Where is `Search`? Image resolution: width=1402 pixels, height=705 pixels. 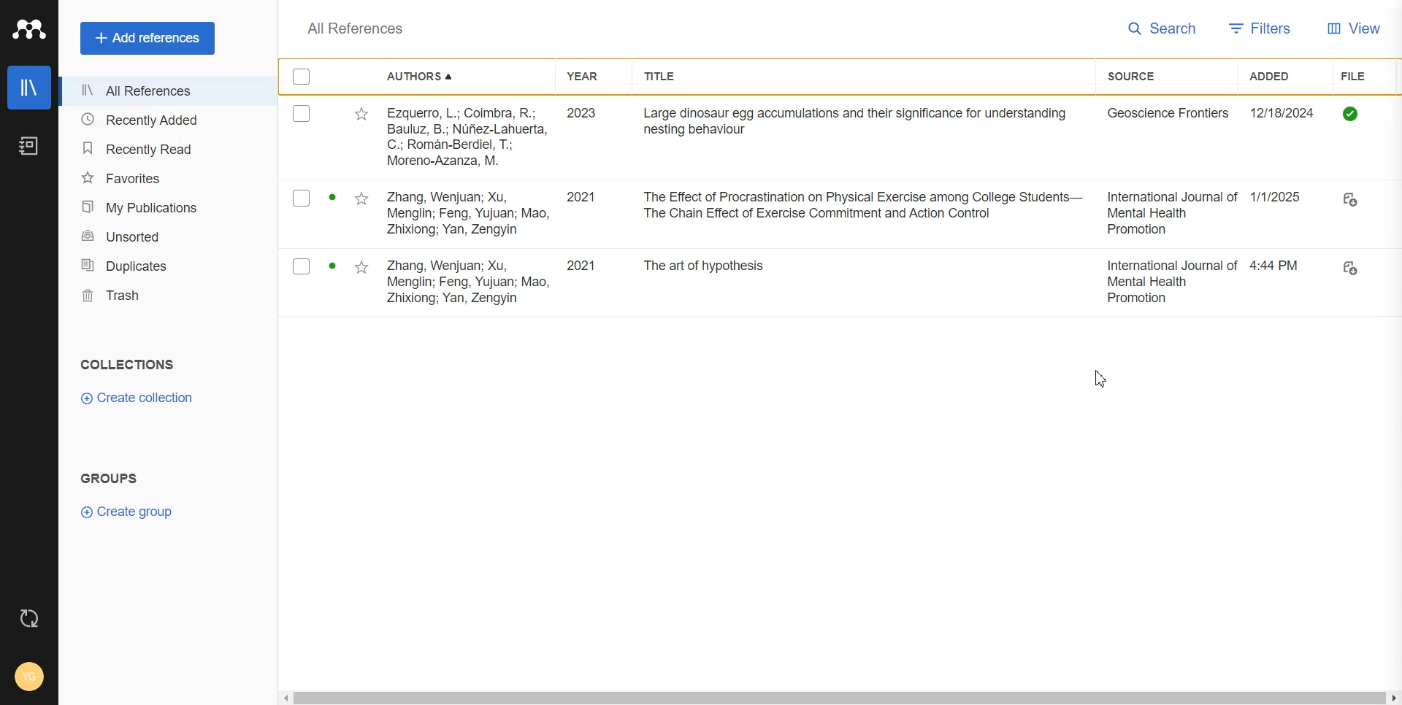 Search is located at coordinates (1165, 28).